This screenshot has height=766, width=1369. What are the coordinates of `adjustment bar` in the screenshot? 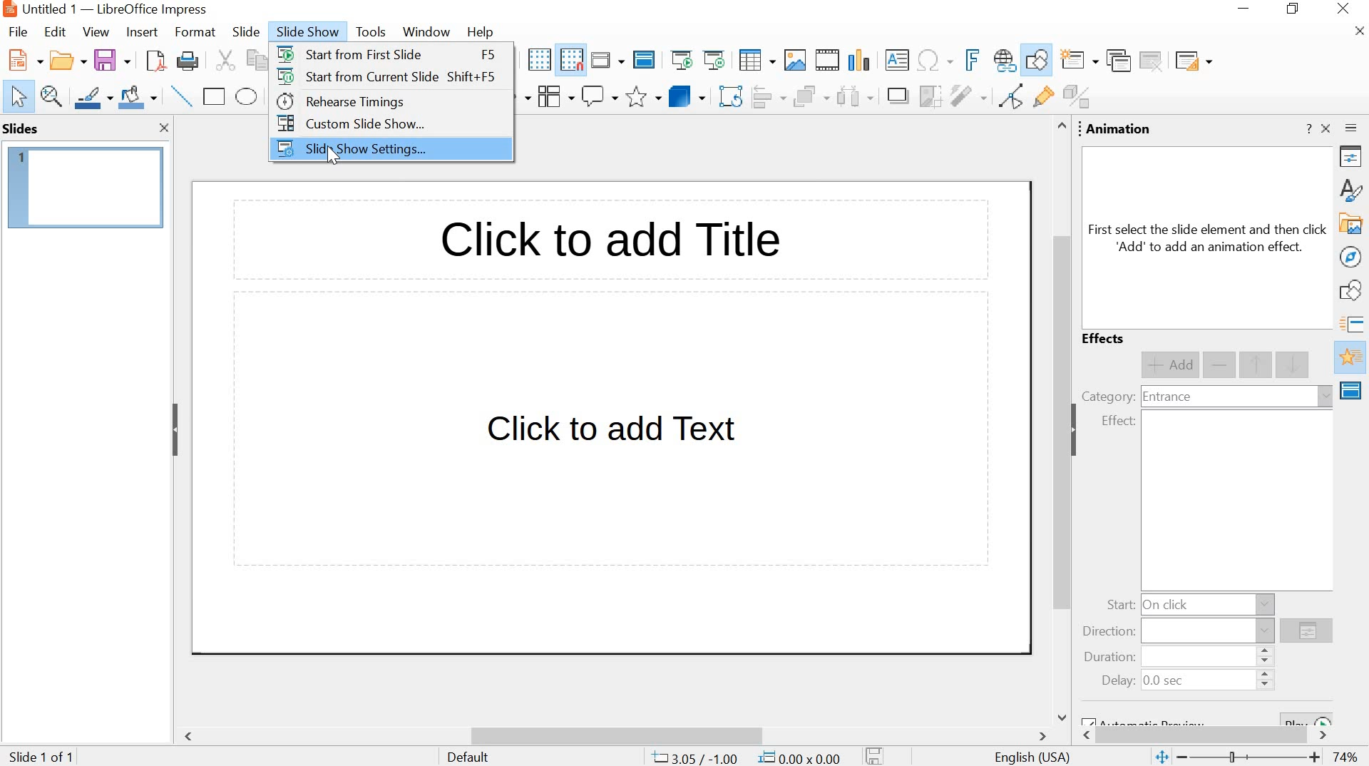 It's located at (1251, 758).